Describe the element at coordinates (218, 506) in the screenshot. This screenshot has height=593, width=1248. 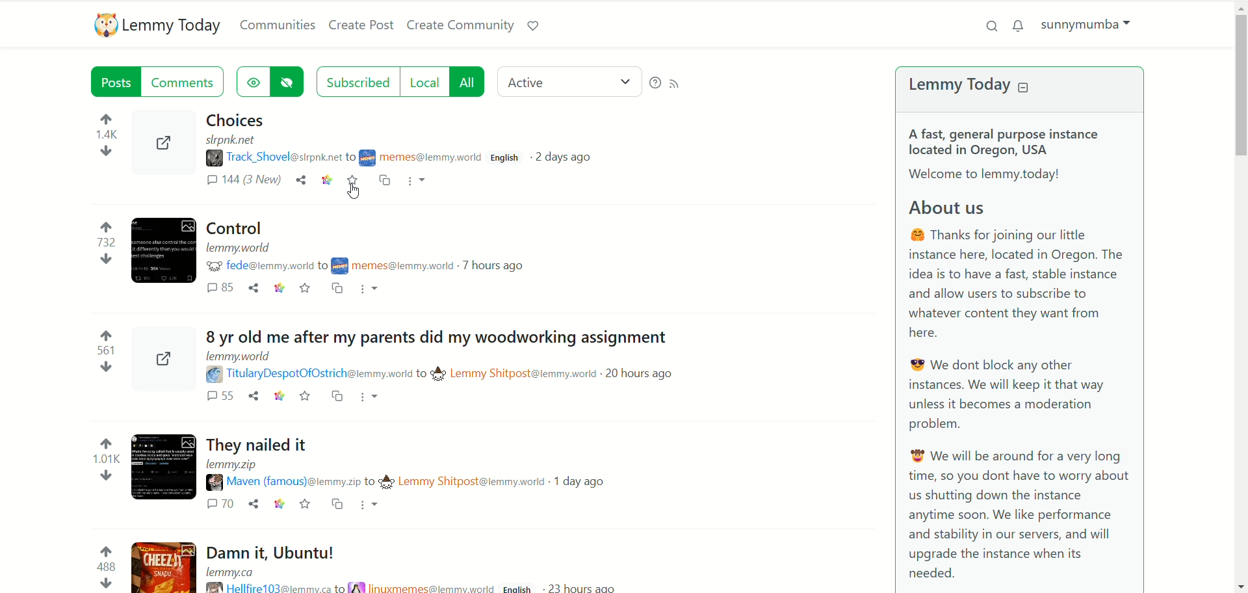
I see `comments` at that location.